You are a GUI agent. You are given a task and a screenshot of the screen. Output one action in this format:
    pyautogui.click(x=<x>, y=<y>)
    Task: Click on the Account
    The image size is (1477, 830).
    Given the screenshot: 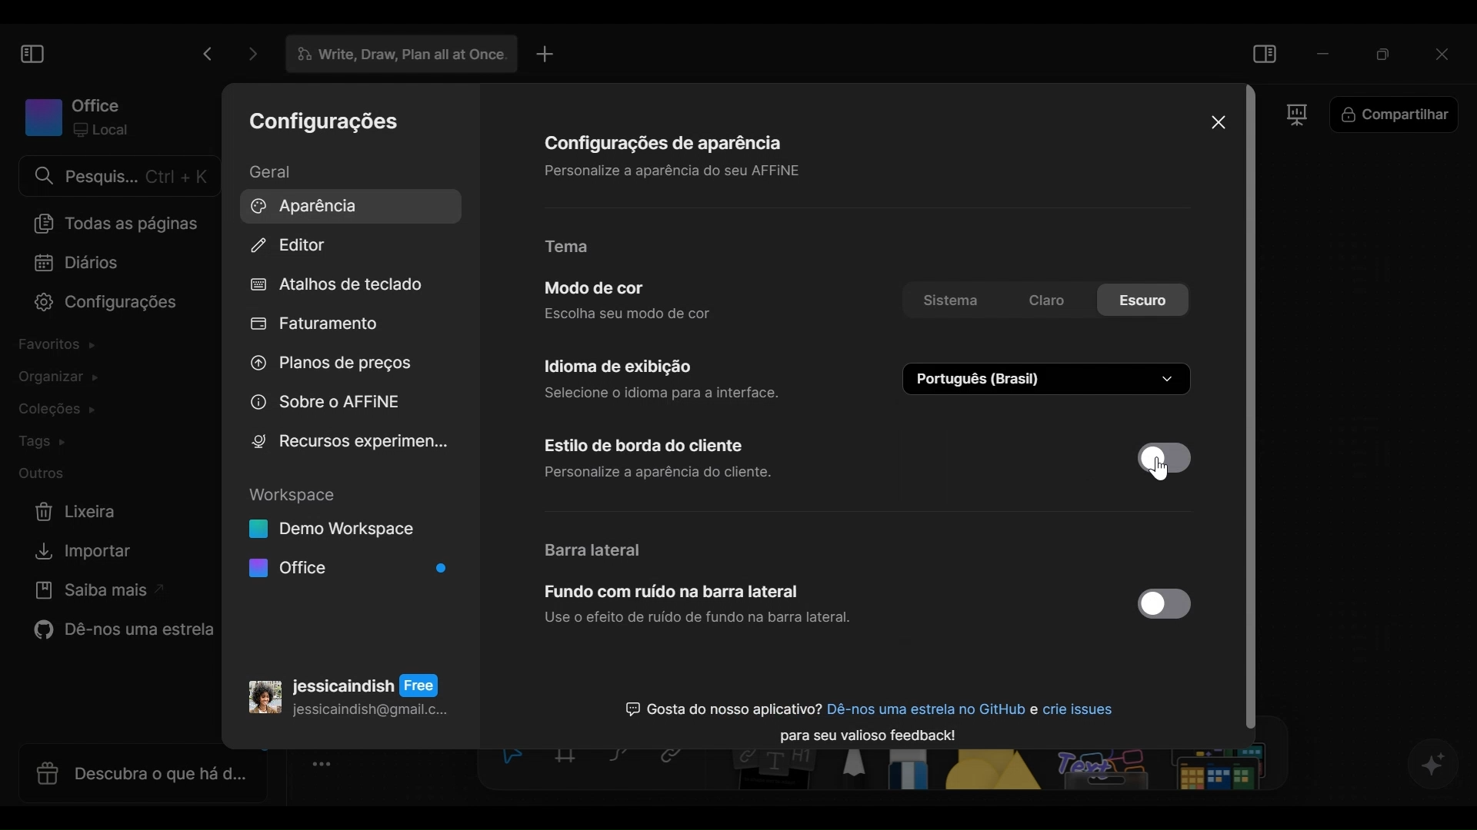 What is the action you would take?
    pyautogui.click(x=348, y=692)
    